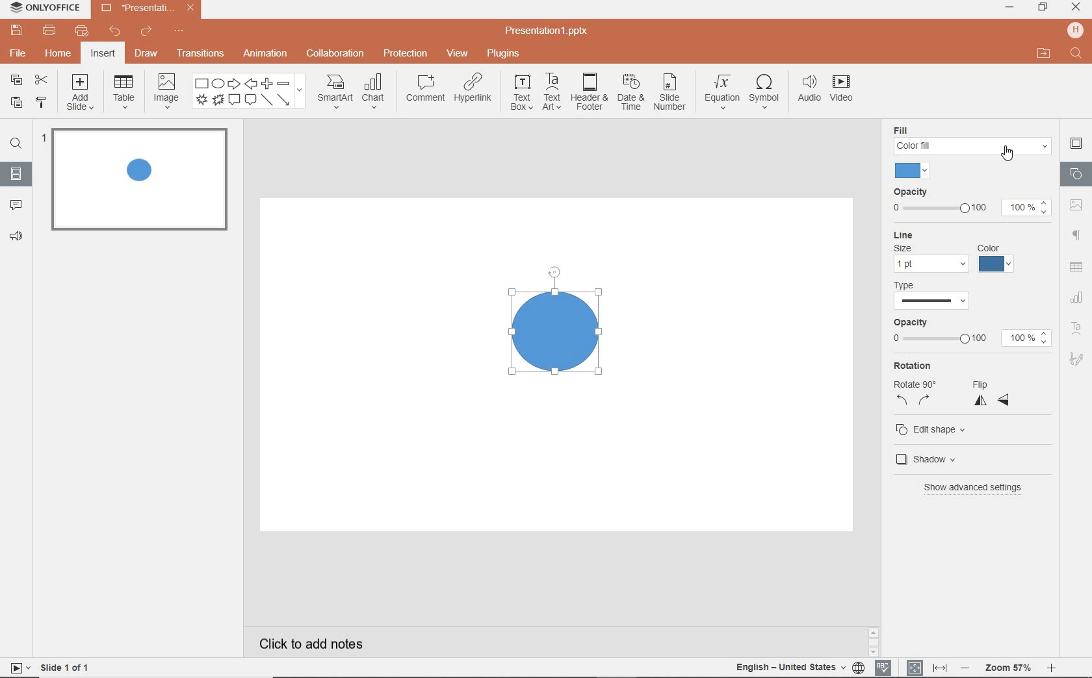 This screenshot has width=1092, height=678. What do you see at coordinates (957, 235) in the screenshot?
I see `Line` at bounding box center [957, 235].